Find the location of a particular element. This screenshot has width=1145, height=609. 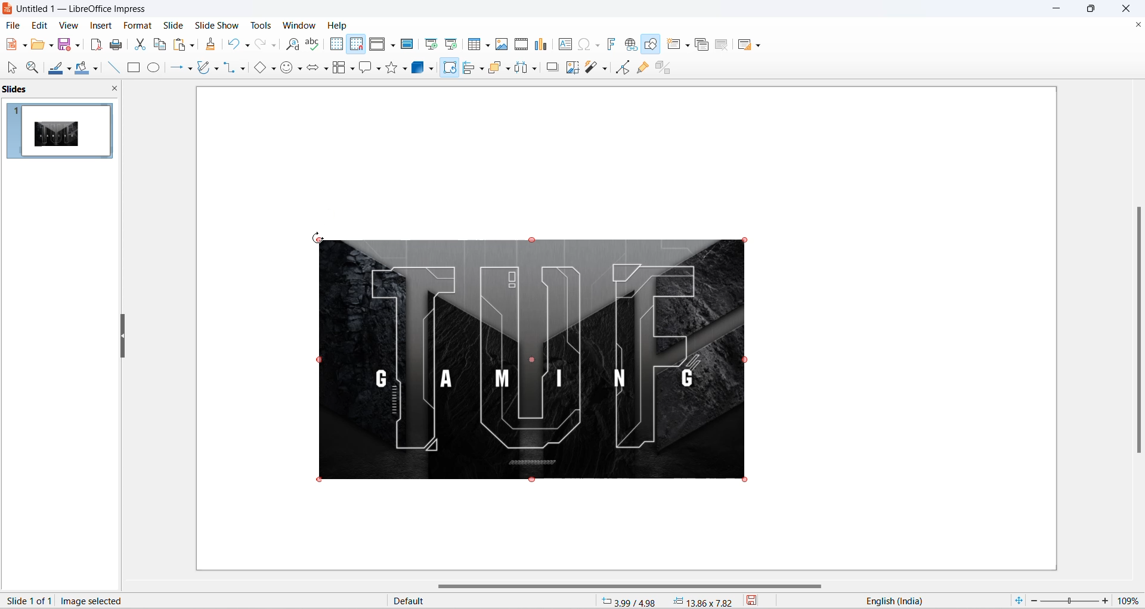

connectors is located at coordinates (230, 68).